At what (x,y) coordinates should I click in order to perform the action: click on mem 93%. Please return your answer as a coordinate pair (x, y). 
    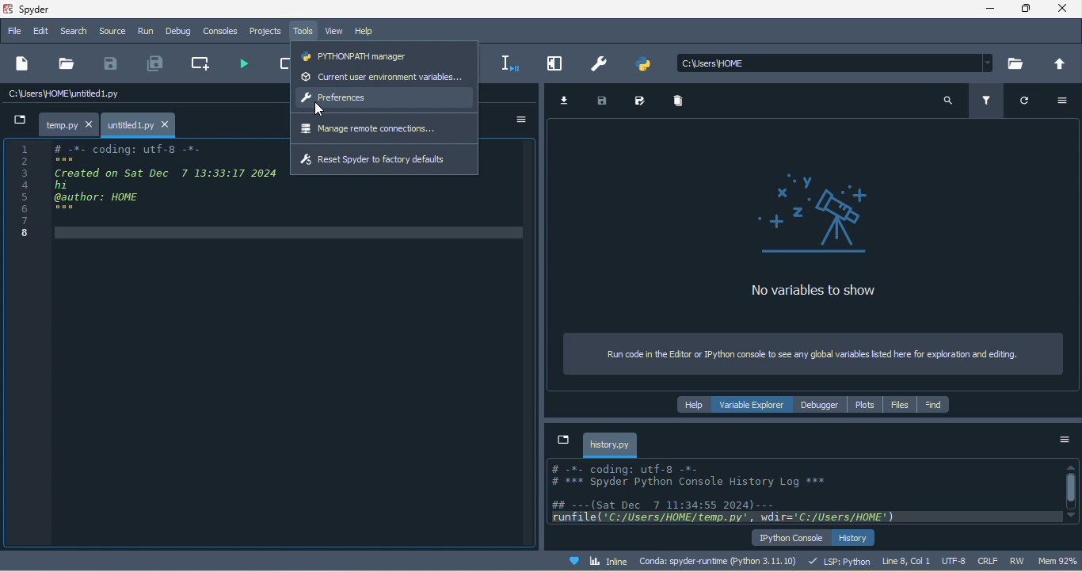
    Looking at the image, I should click on (1059, 561).